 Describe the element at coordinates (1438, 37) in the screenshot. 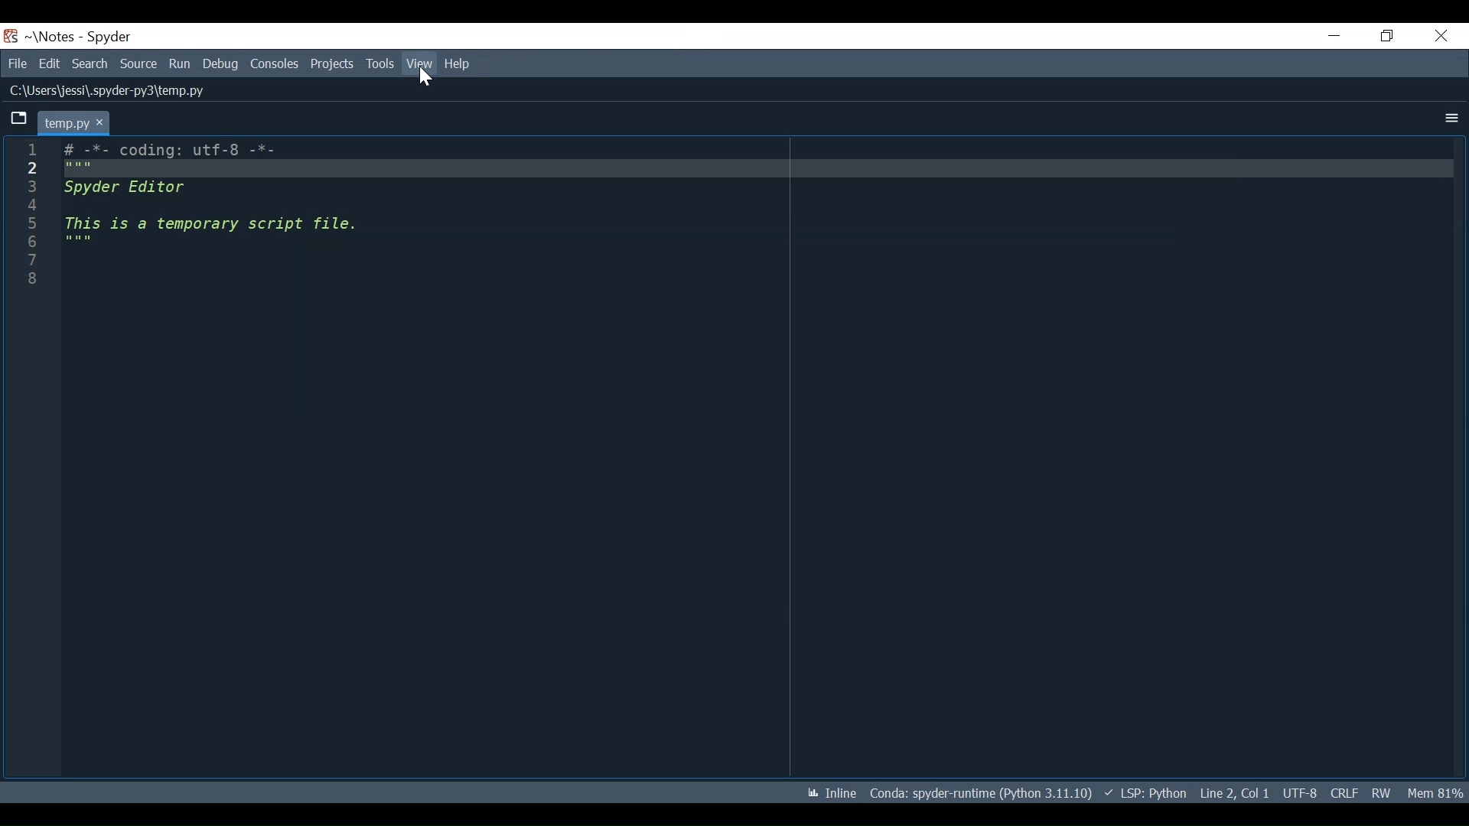

I see `Close` at that location.